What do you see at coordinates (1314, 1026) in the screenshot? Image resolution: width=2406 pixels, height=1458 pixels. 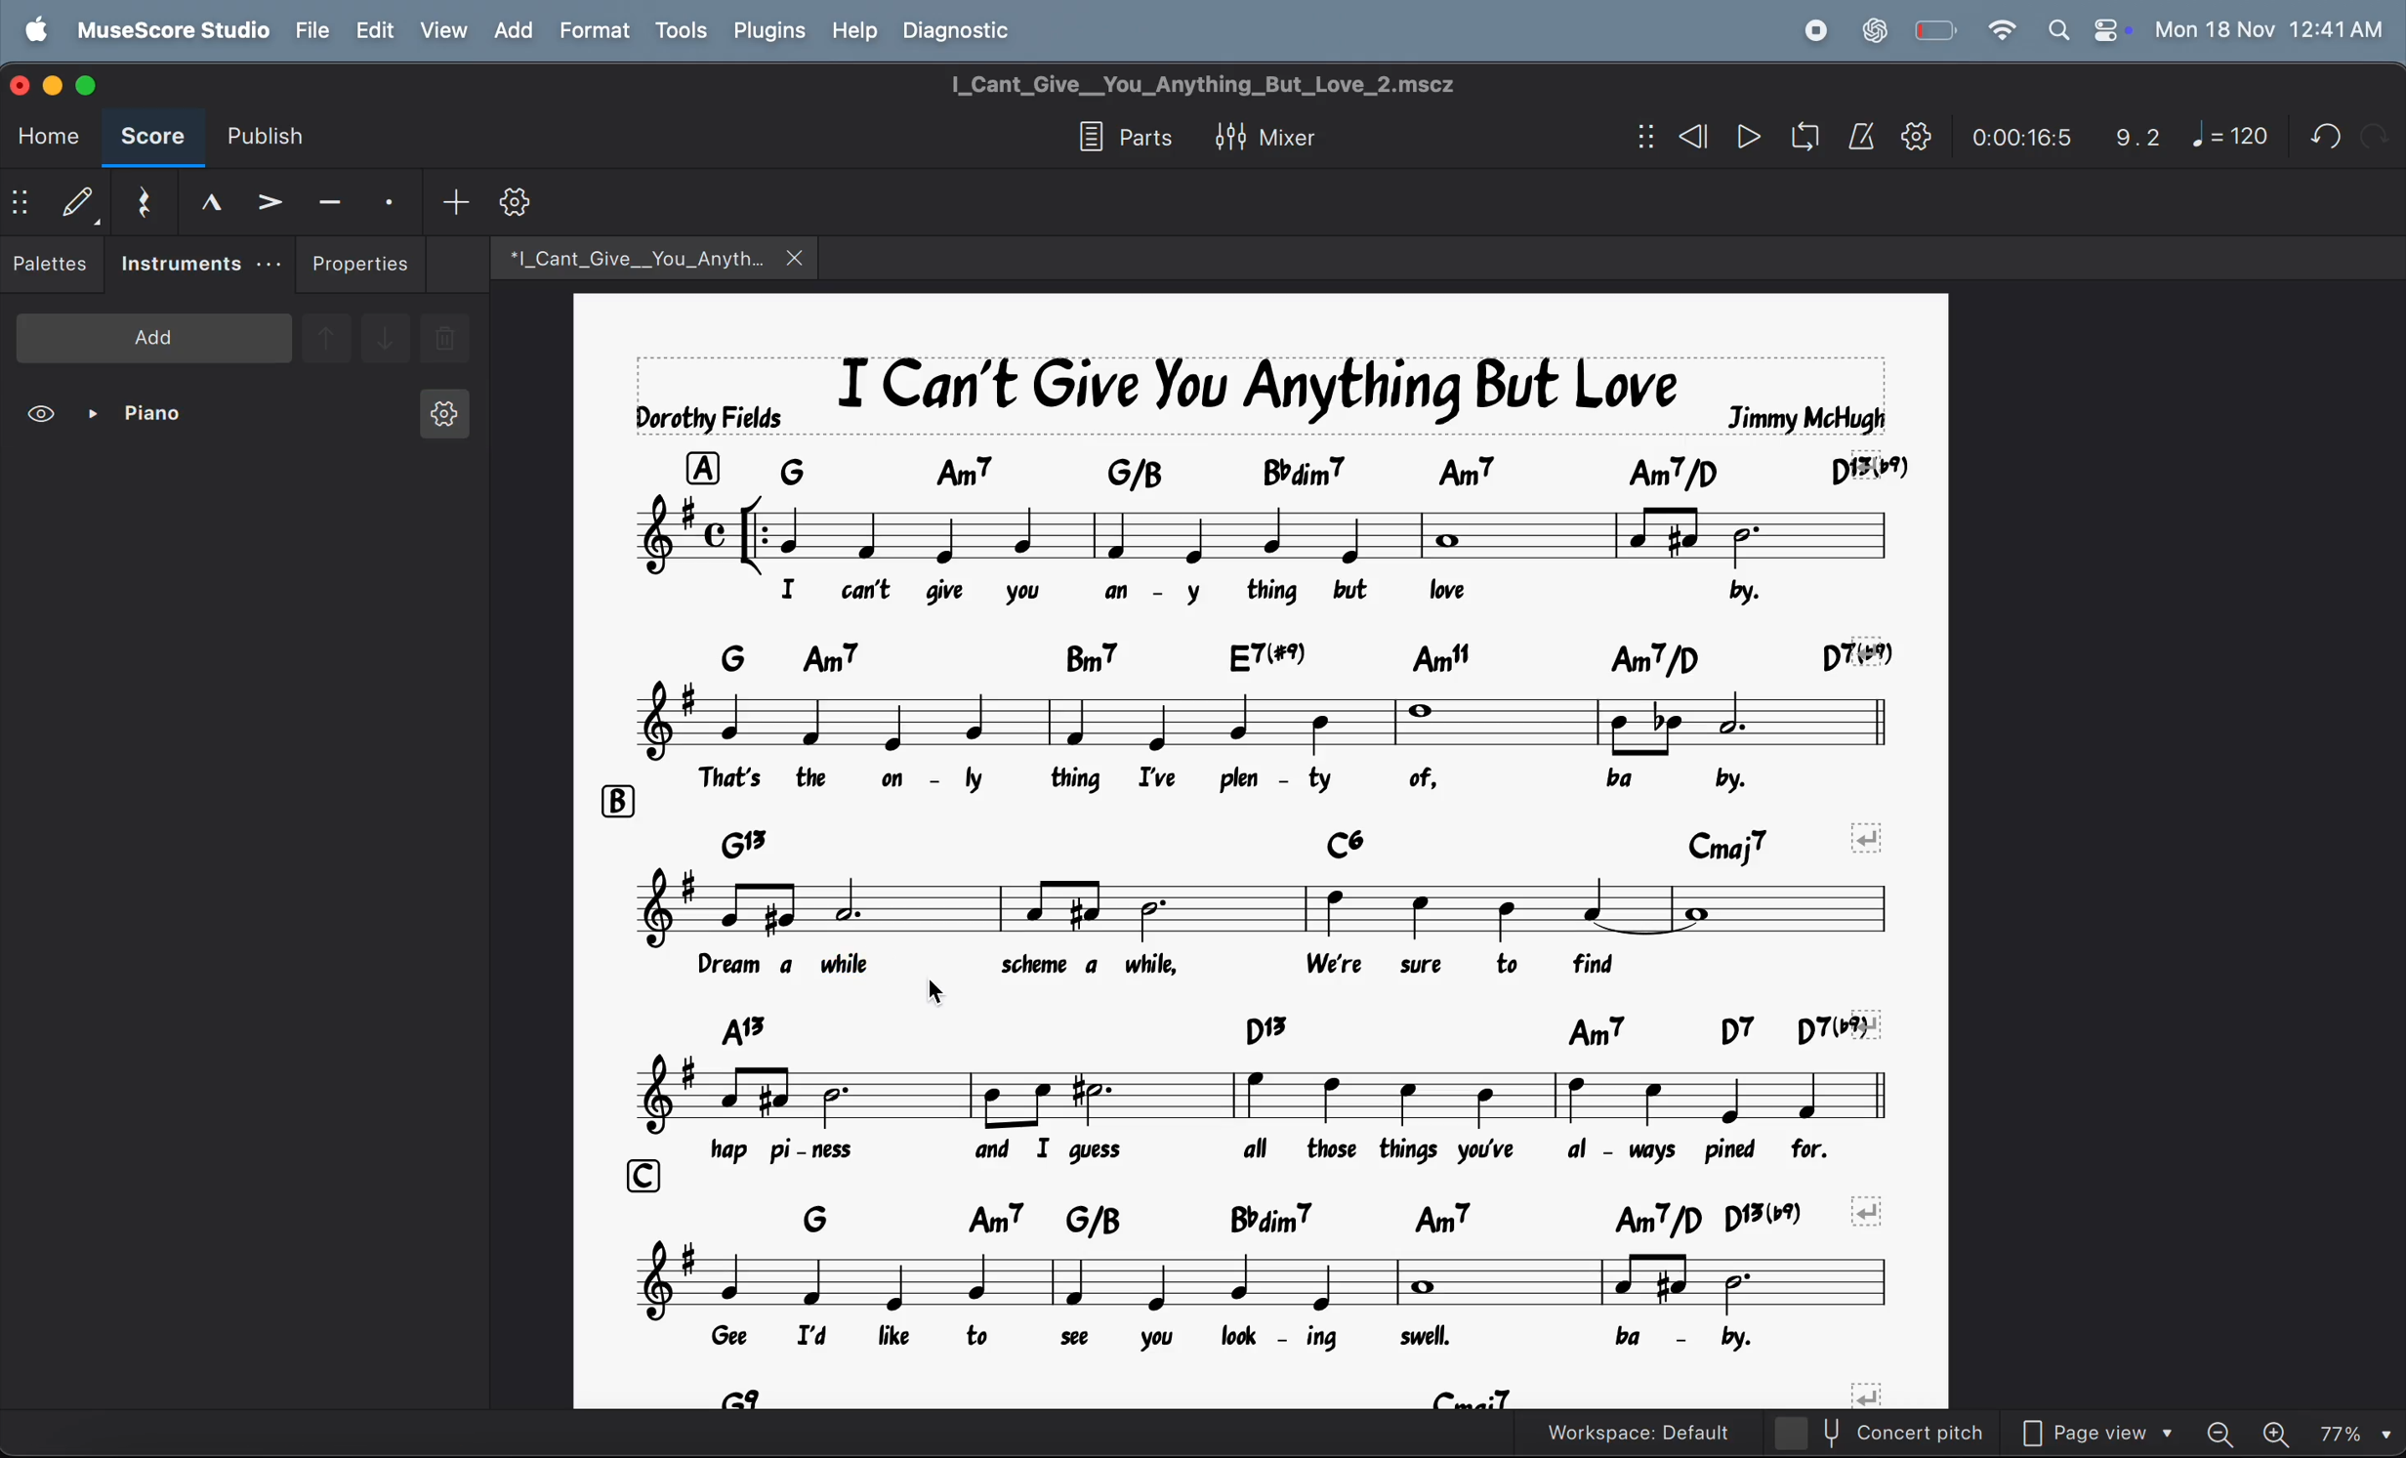 I see `chord symbols` at bounding box center [1314, 1026].